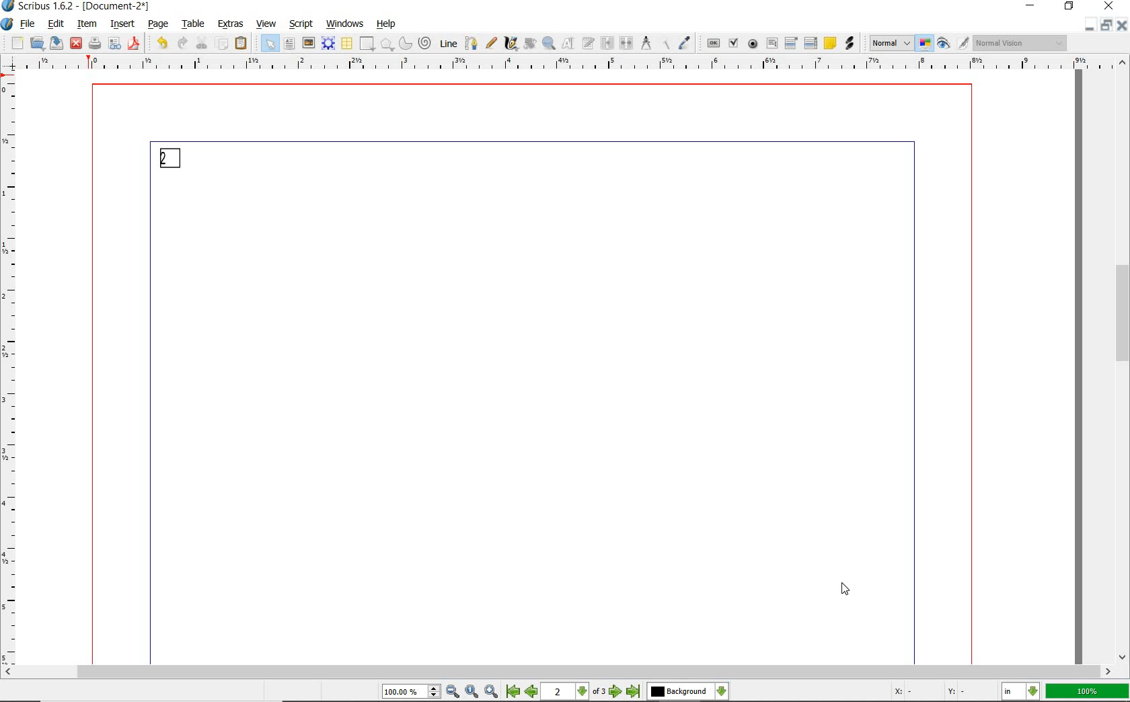 This screenshot has height=702, width=1130. I want to click on render frame, so click(328, 42).